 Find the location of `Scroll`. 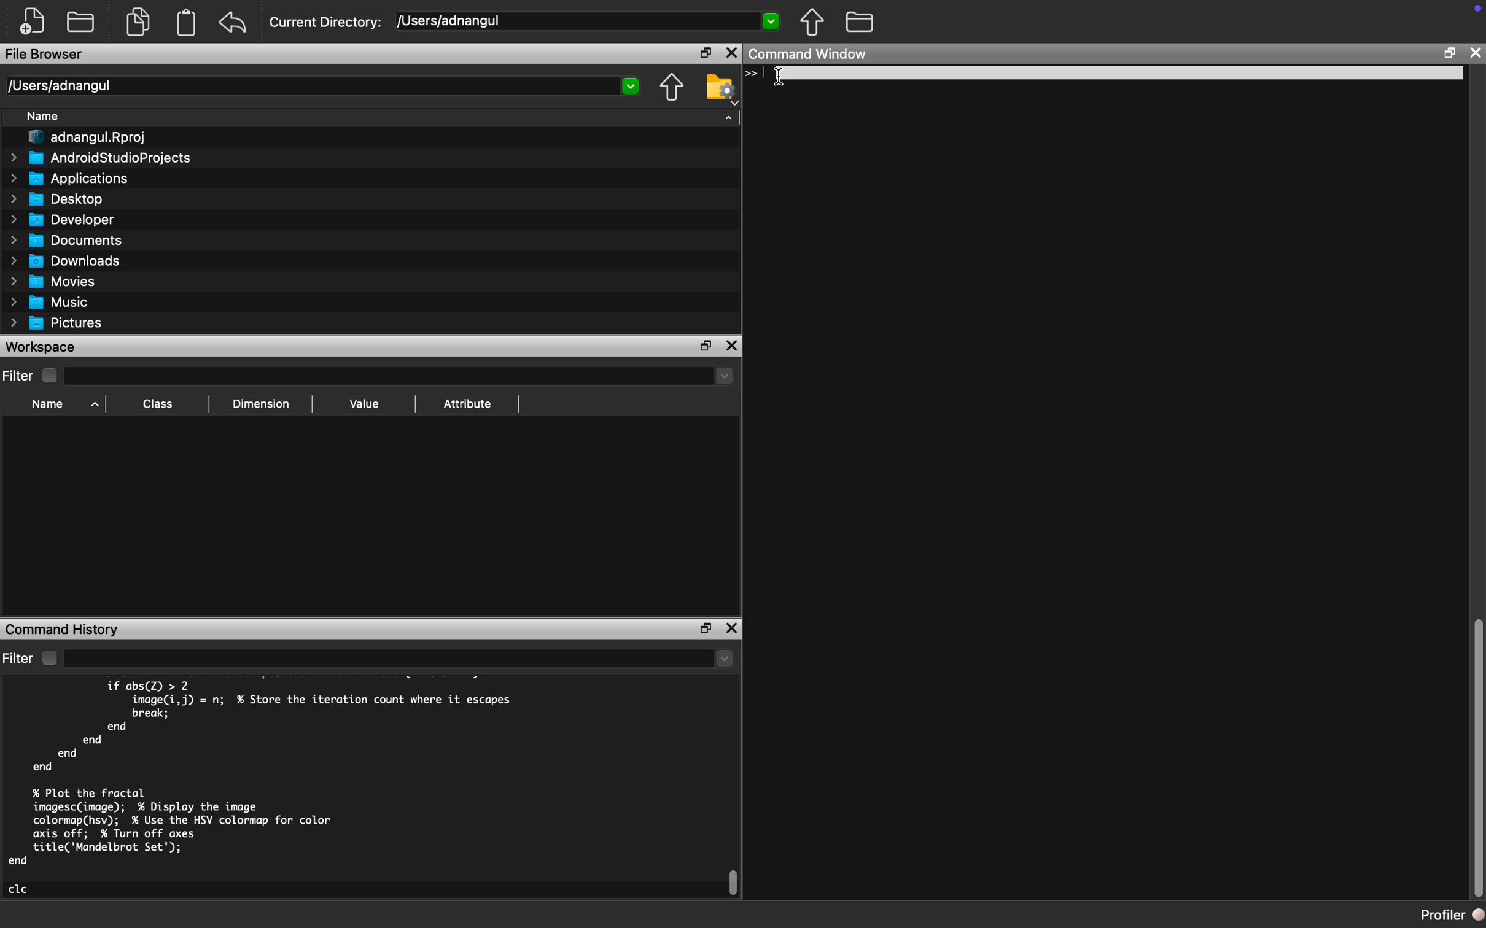

Scroll is located at coordinates (1476, 757).